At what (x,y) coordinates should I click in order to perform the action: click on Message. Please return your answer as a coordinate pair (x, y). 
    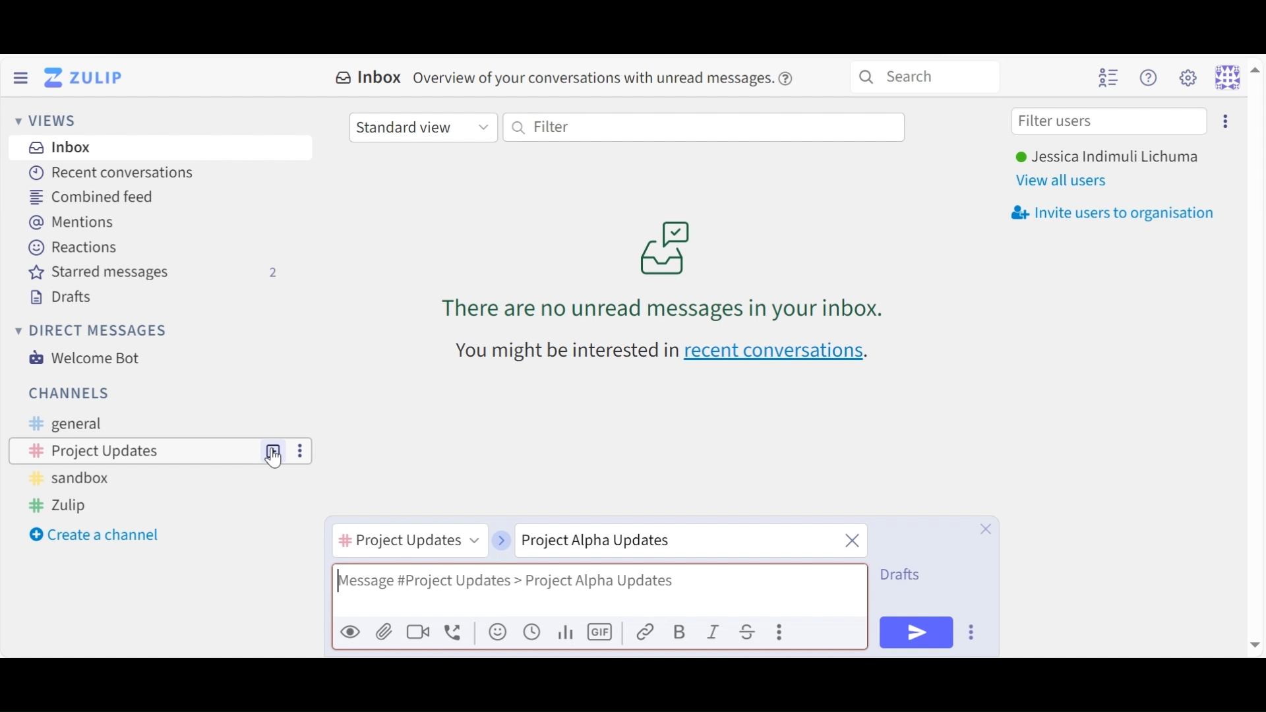
    Looking at the image, I should click on (599, 588).